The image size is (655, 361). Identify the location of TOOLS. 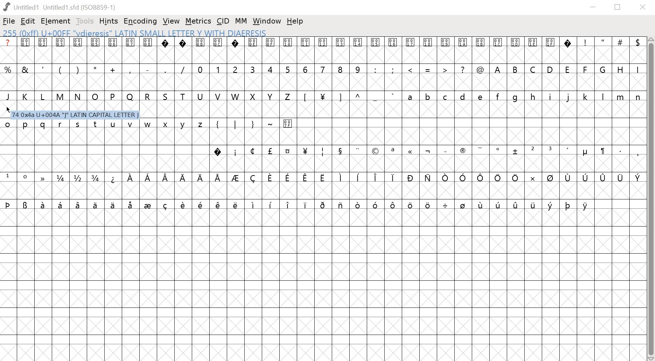
(86, 21).